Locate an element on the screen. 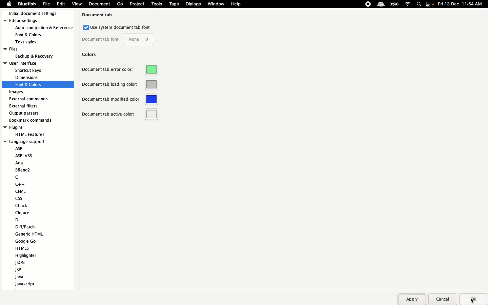 This screenshot has width=488, height=305. view is located at coordinates (77, 5).